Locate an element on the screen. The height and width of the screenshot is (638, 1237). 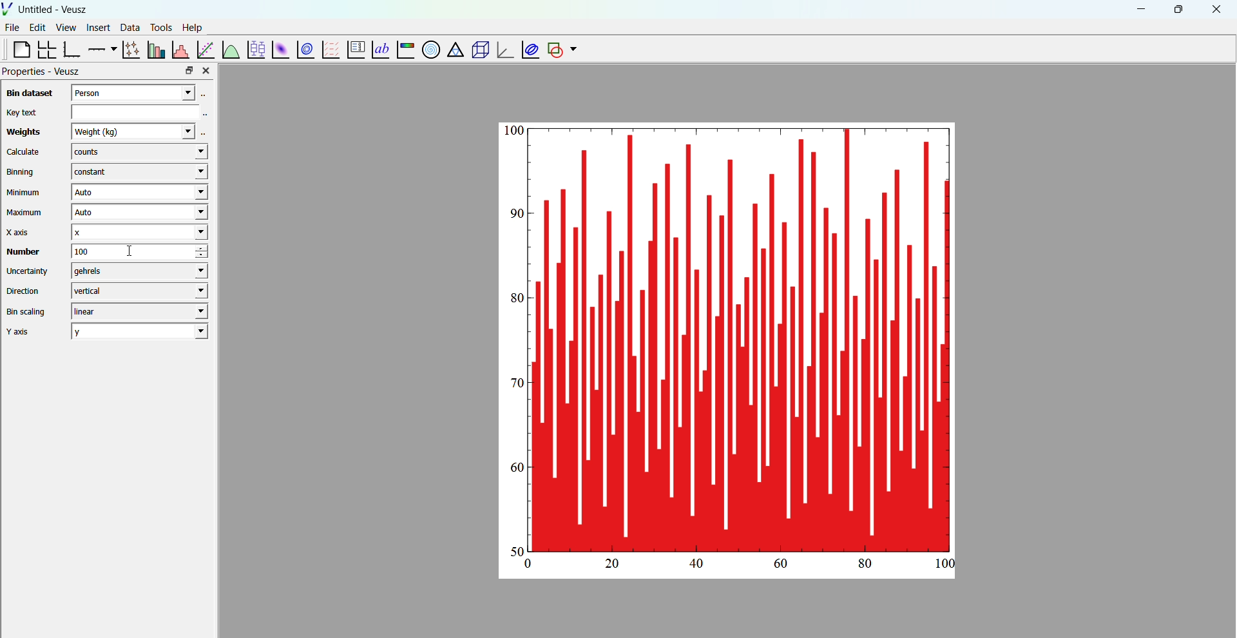
Key text is located at coordinates (21, 112).